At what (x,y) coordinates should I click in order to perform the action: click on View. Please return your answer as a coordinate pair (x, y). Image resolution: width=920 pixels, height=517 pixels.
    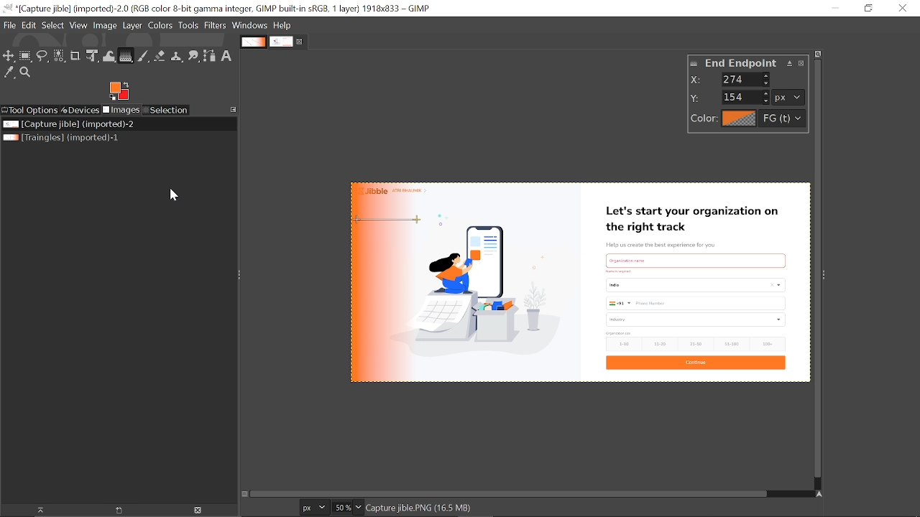
    Looking at the image, I should click on (79, 25).